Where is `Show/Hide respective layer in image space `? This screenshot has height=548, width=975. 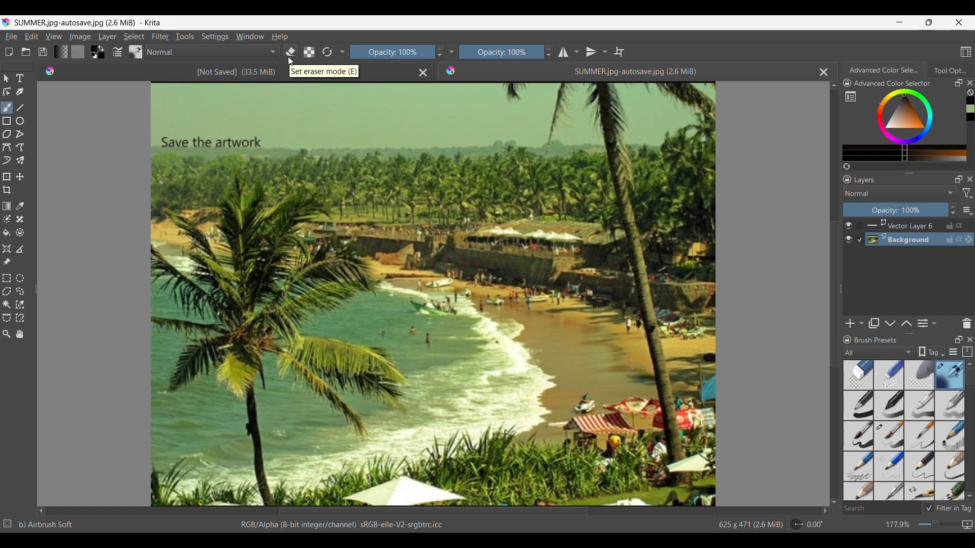 Show/Hide respective layer in image space  is located at coordinates (848, 232).